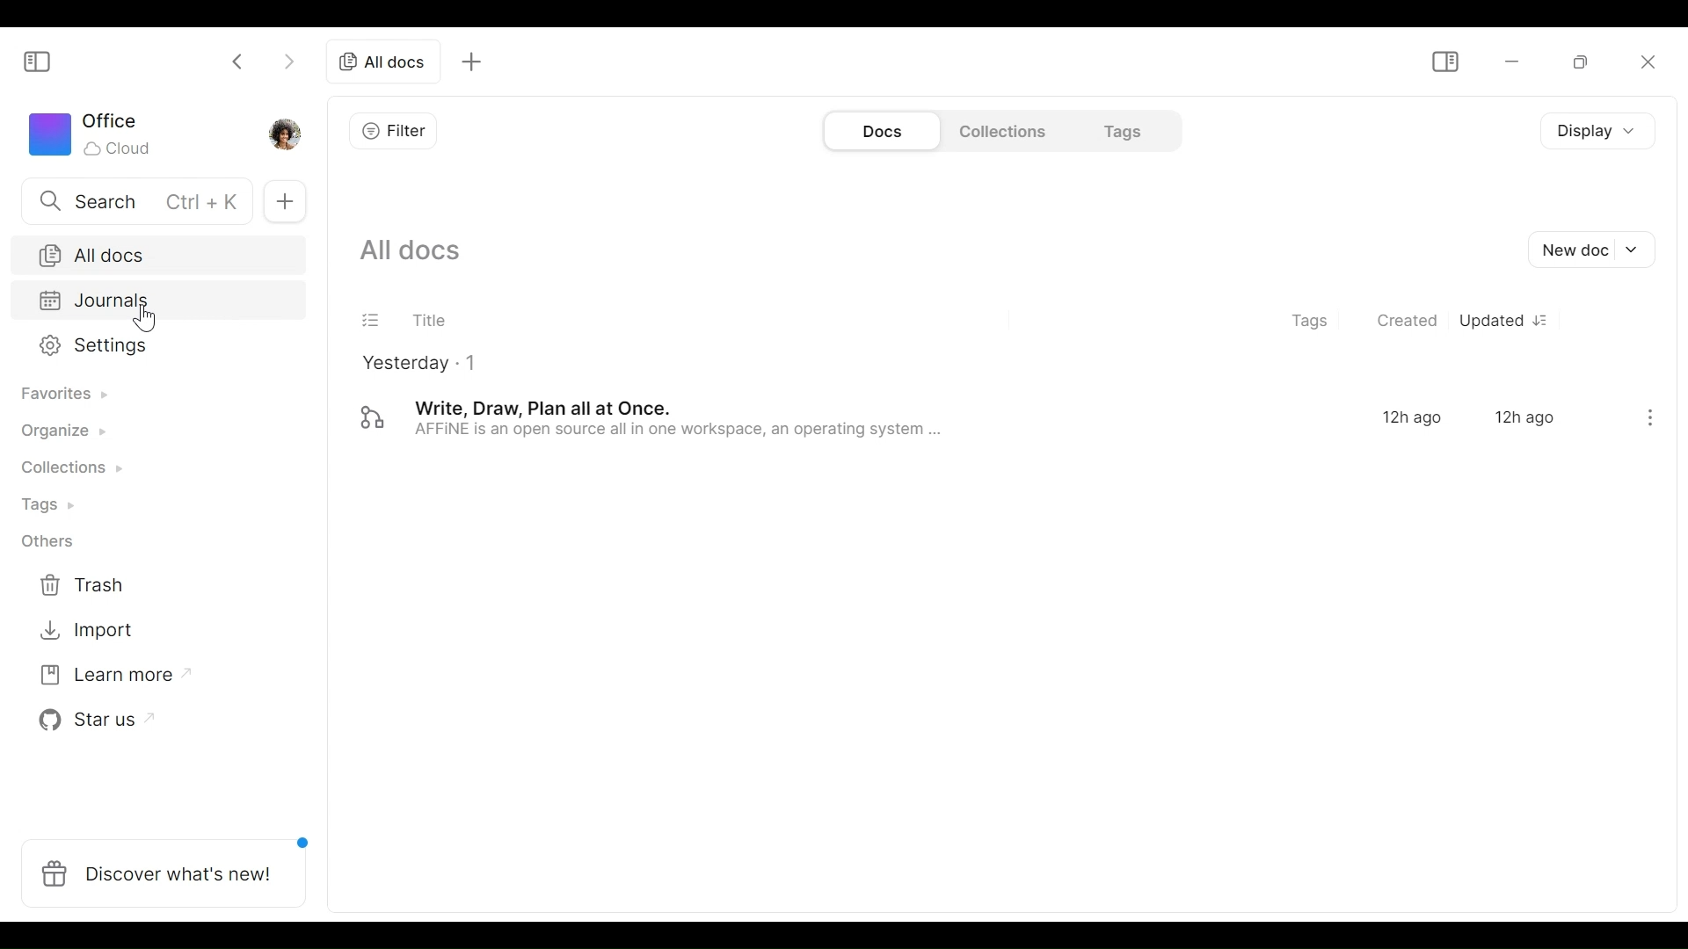 Image resolution: width=1688 pixels, height=949 pixels. What do you see at coordinates (287, 130) in the screenshot?
I see `Profile photo` at bounding box center [287, 130].